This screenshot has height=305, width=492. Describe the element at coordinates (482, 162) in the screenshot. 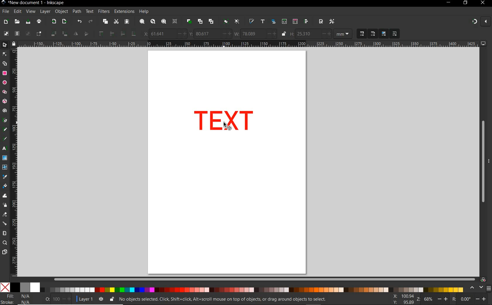

I see `scrollbar` at that location.